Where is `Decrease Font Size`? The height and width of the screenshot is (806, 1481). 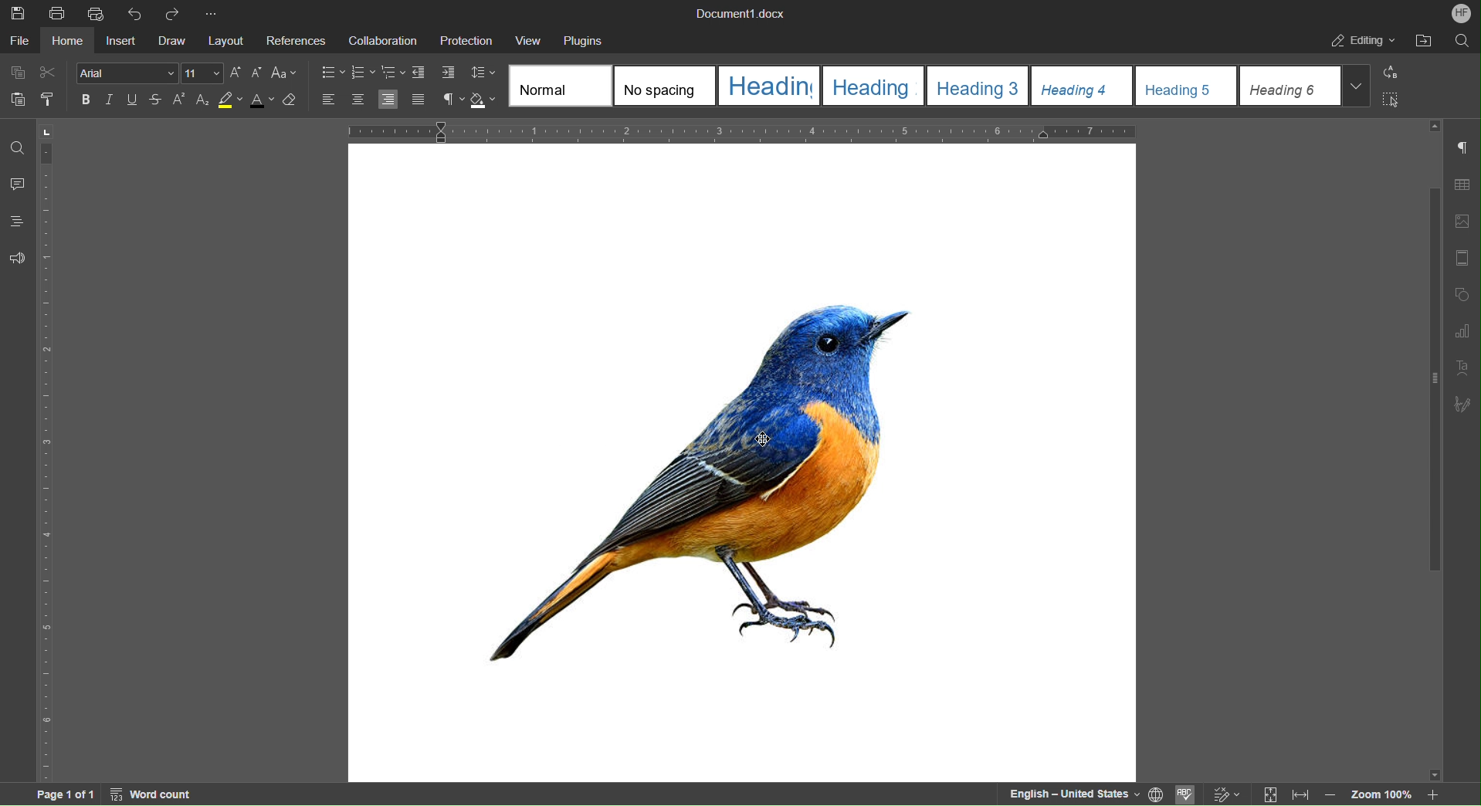 Decrease Font Size is located at coordinates (256, 73).